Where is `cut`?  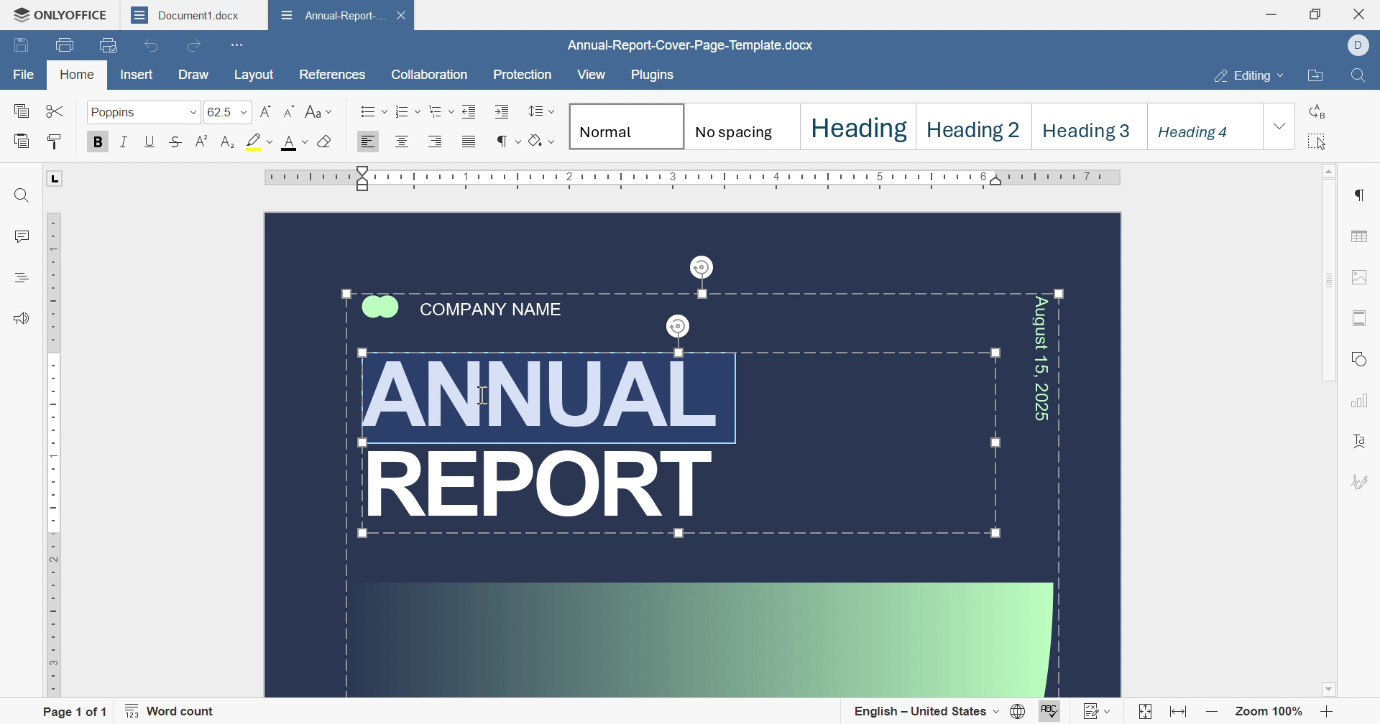
cut is located at coordinates (57, 112).